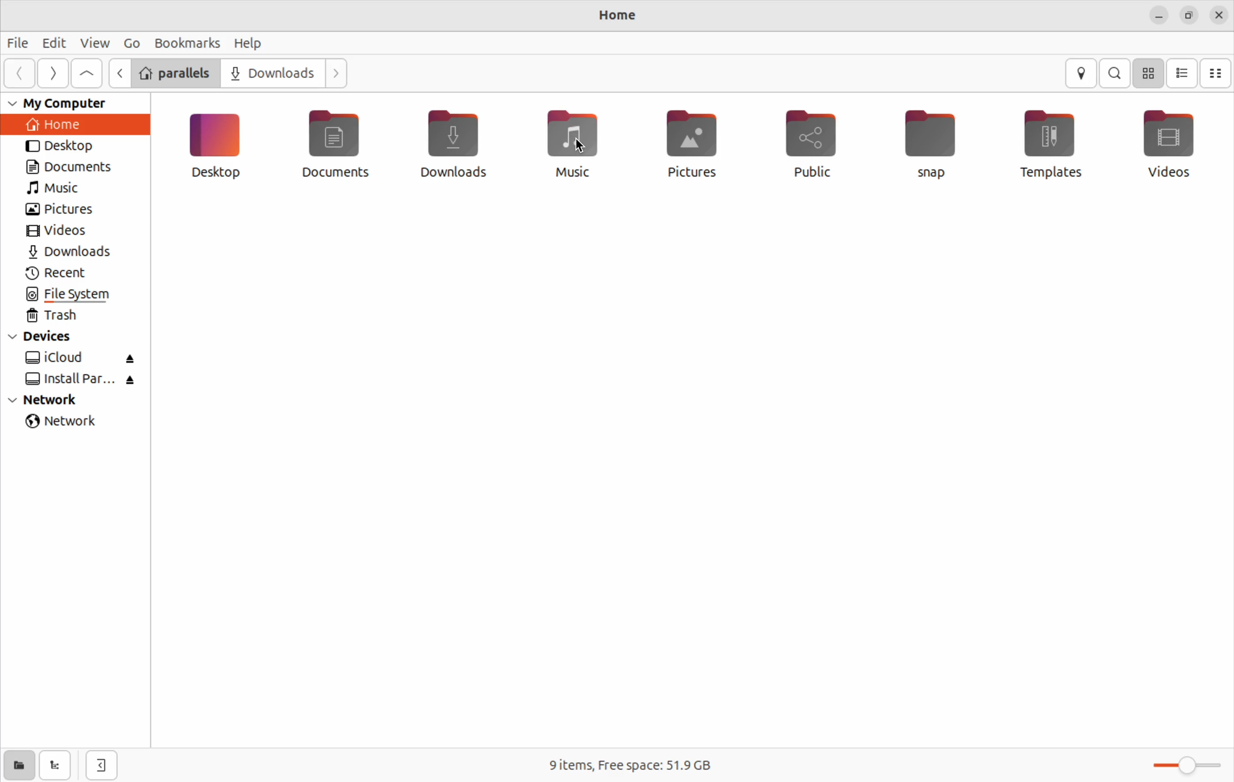 Image resolution: width=1234 pixels, height=782 pixels. Describe the element at coordinates (1217, 74) in the screenshot. I see `compact view` at that location.